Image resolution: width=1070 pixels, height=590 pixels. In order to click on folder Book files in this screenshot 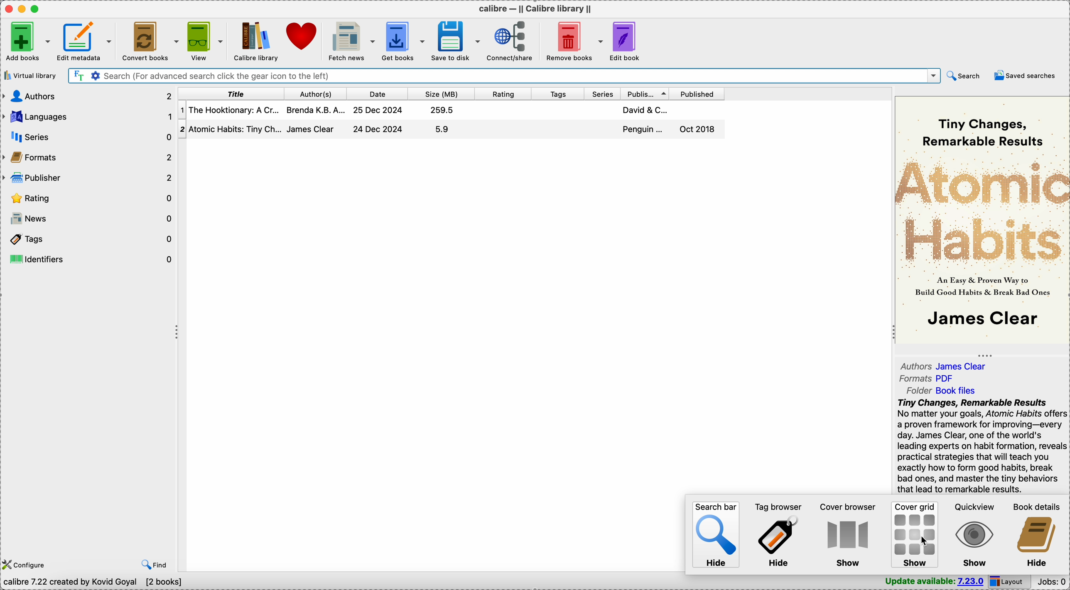, I will do `click(942, 390)`.